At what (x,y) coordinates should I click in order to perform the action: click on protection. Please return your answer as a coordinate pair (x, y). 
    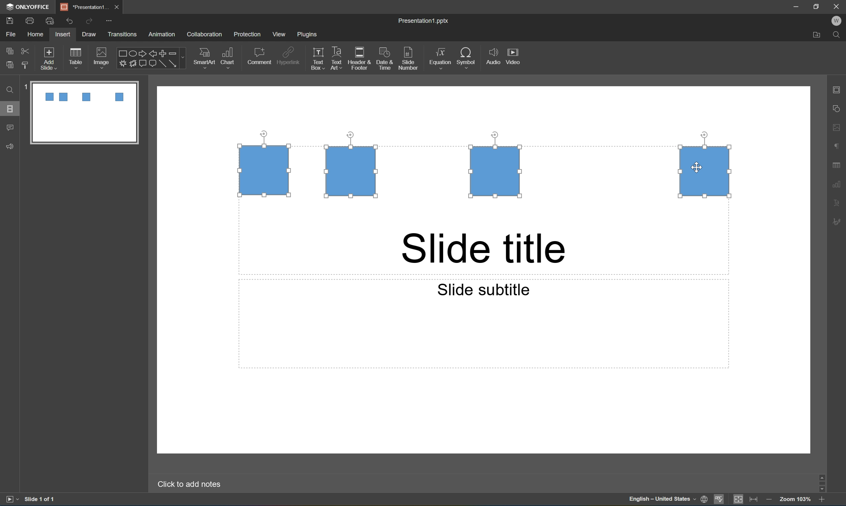
    Looking at the image, I should click on (248, 35).